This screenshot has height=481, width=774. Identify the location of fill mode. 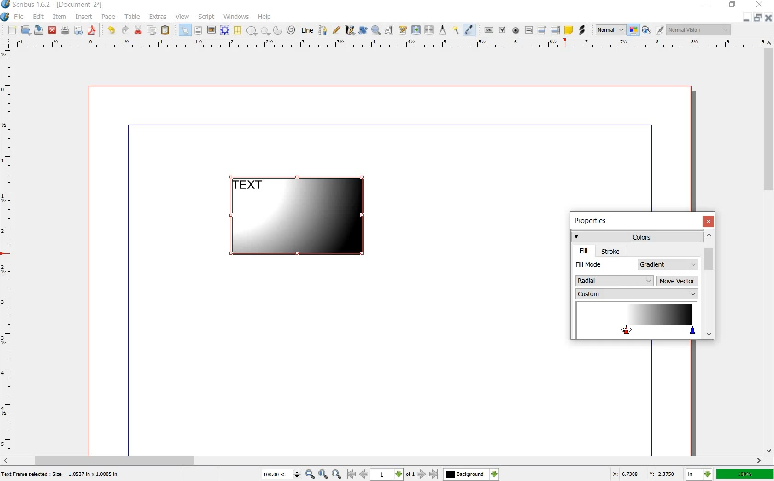
(604, 264).